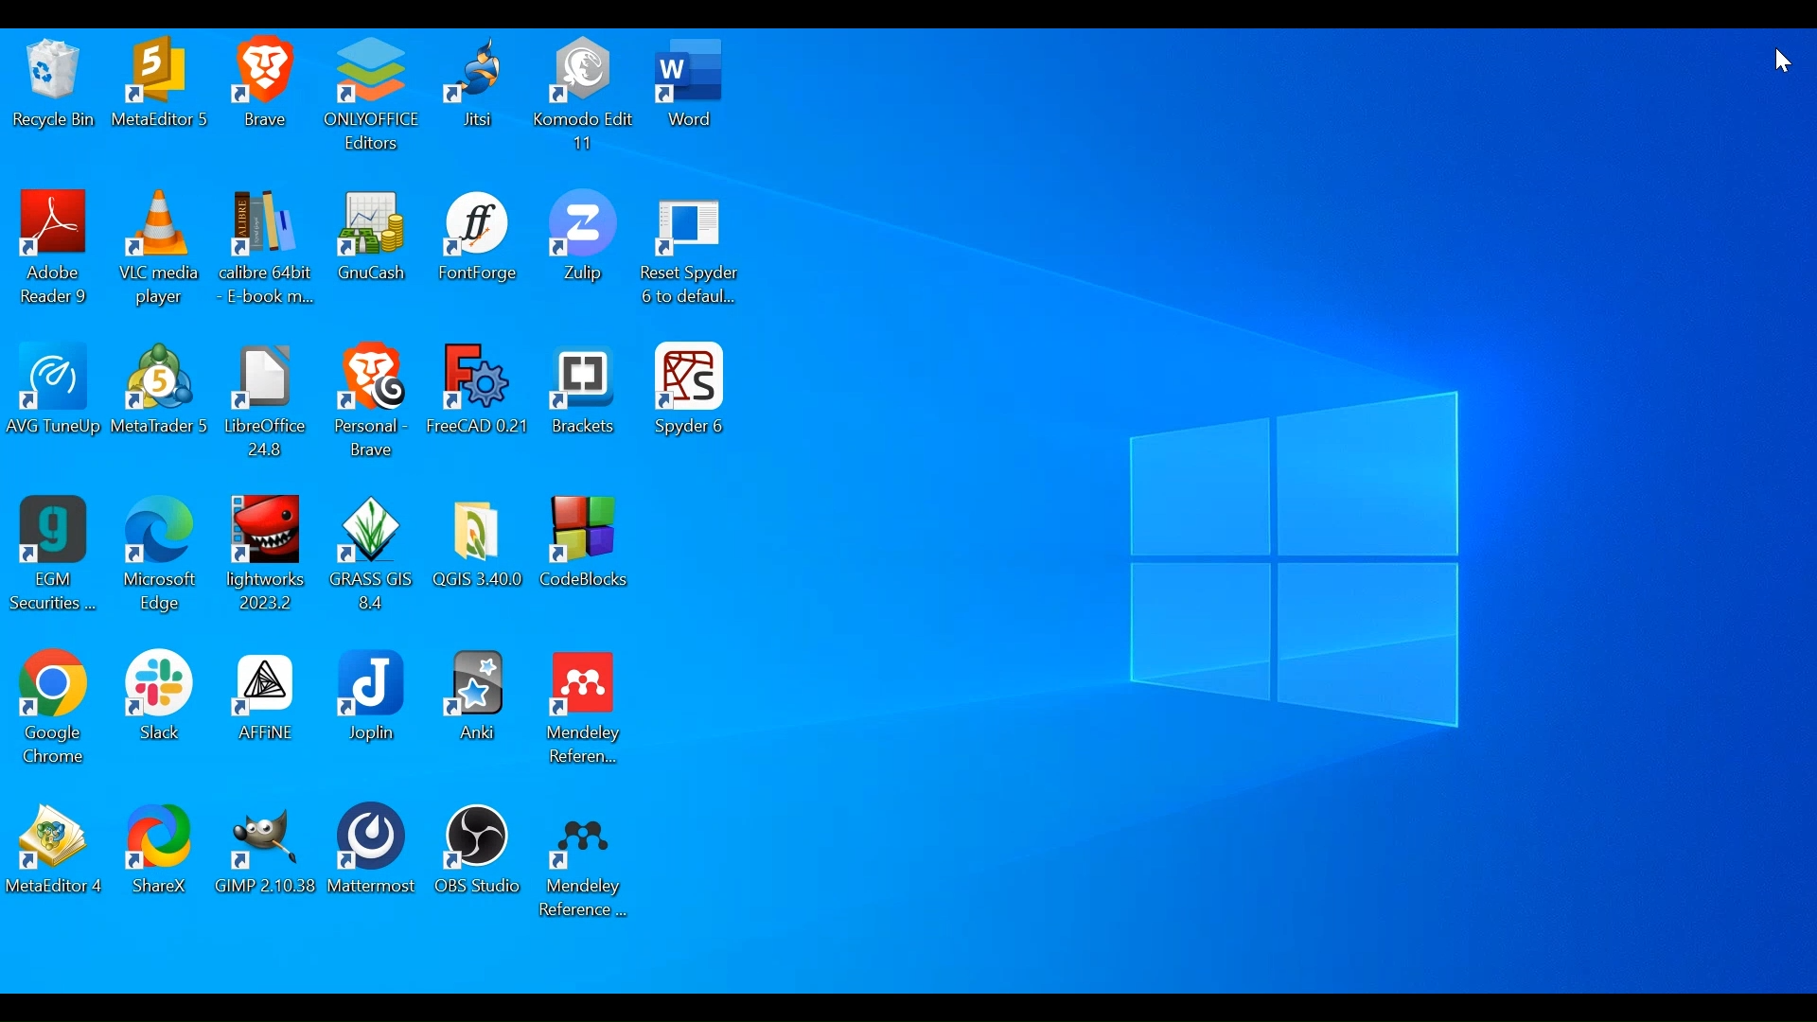  I want to click on Spyder 6, so click(689, 397).